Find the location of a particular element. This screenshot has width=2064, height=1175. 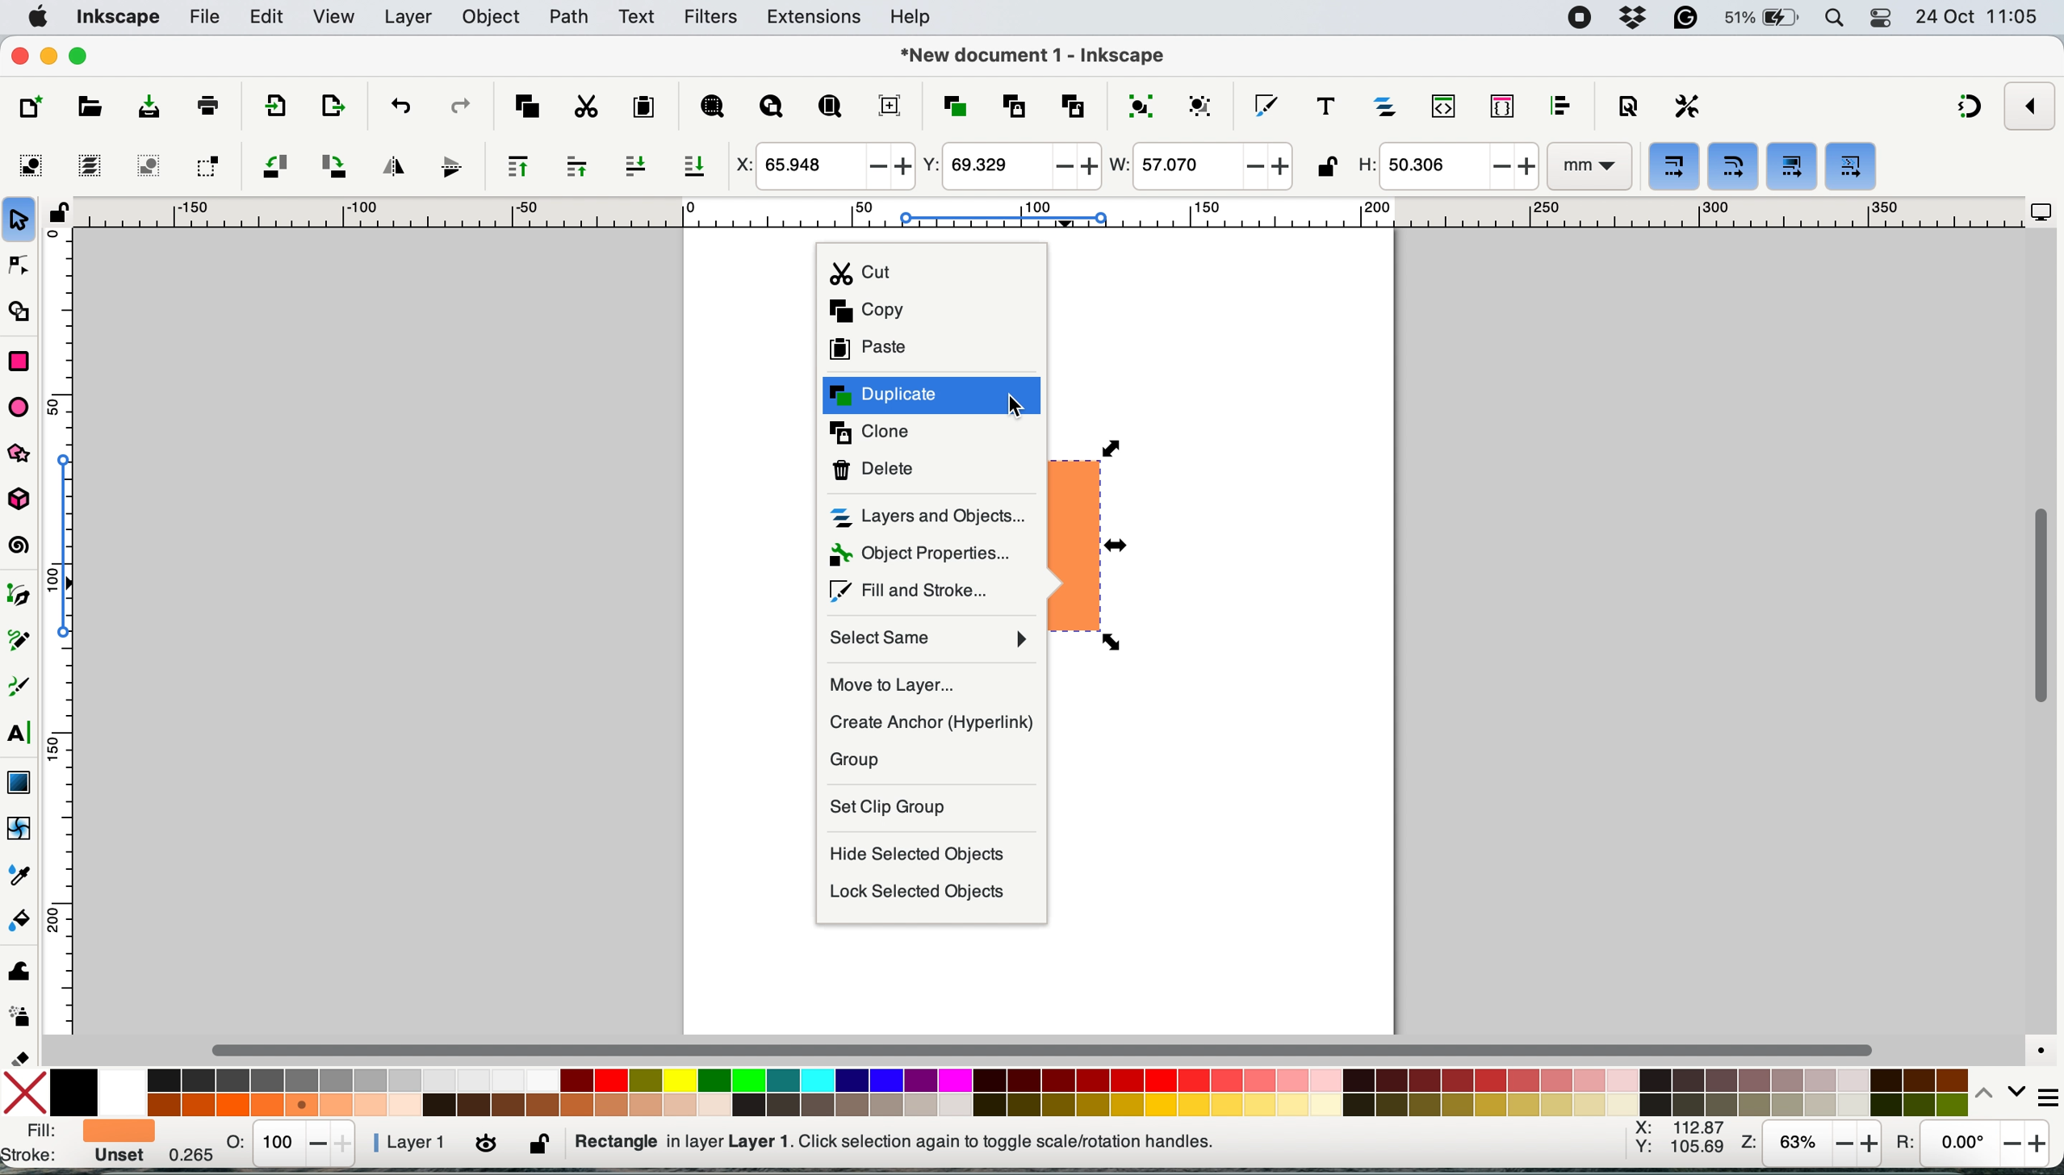

cut is located at coordinates (584, 106).